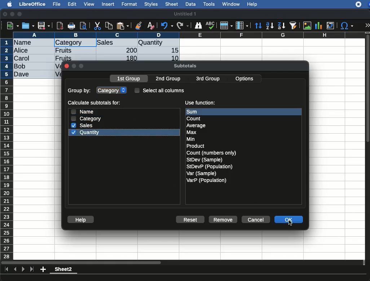  I want to click on Alice, so click(22, 51).